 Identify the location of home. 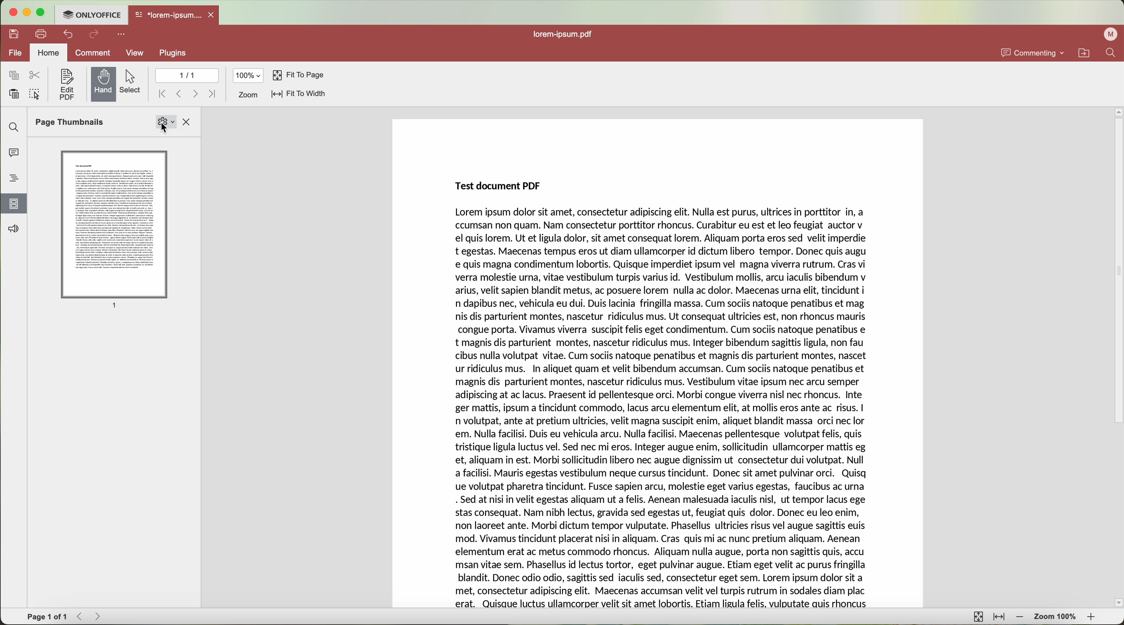
(48, 52).